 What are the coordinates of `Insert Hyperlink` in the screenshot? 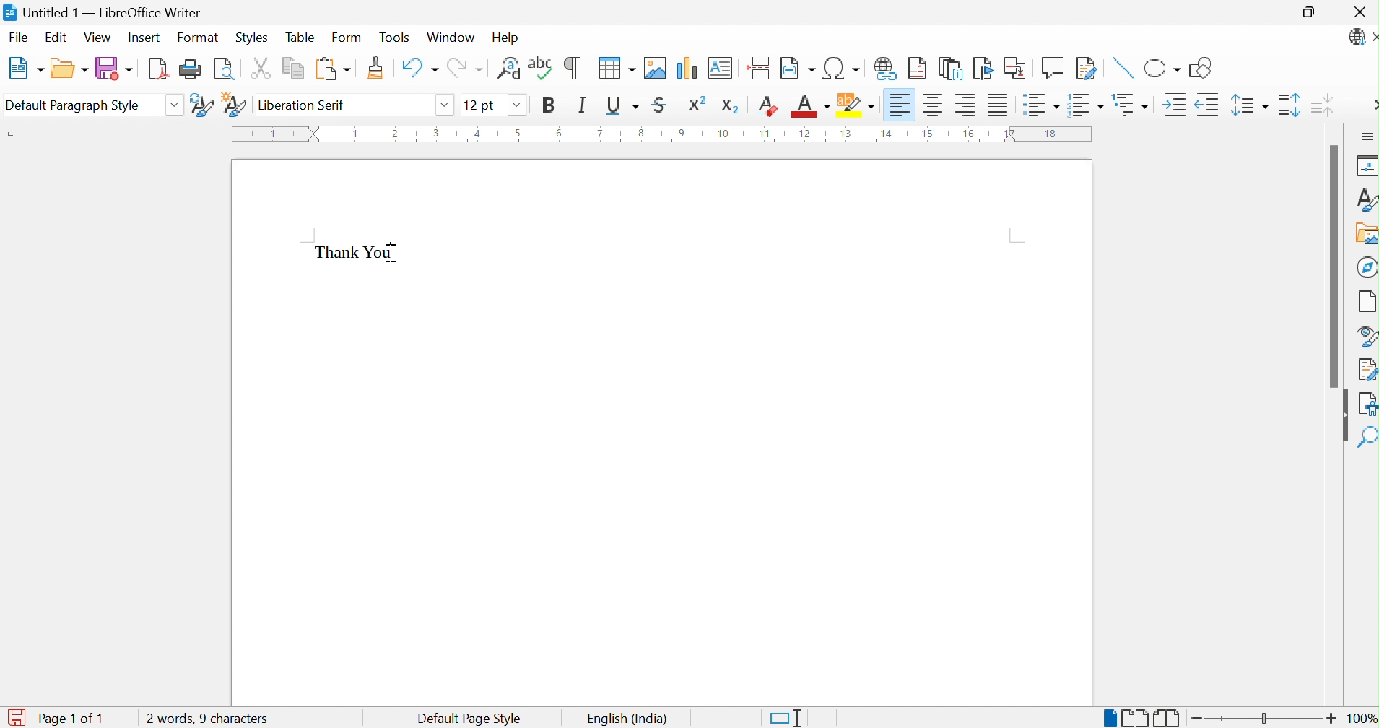 It's located at (885, 69).